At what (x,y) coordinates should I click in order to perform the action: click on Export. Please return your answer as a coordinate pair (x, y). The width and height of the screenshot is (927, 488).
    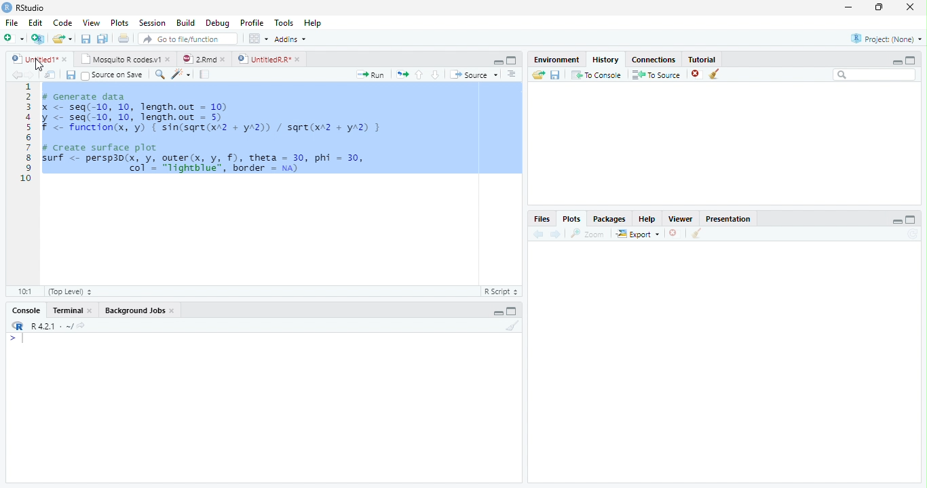
    Looking at the image, I should click on (638, 234).